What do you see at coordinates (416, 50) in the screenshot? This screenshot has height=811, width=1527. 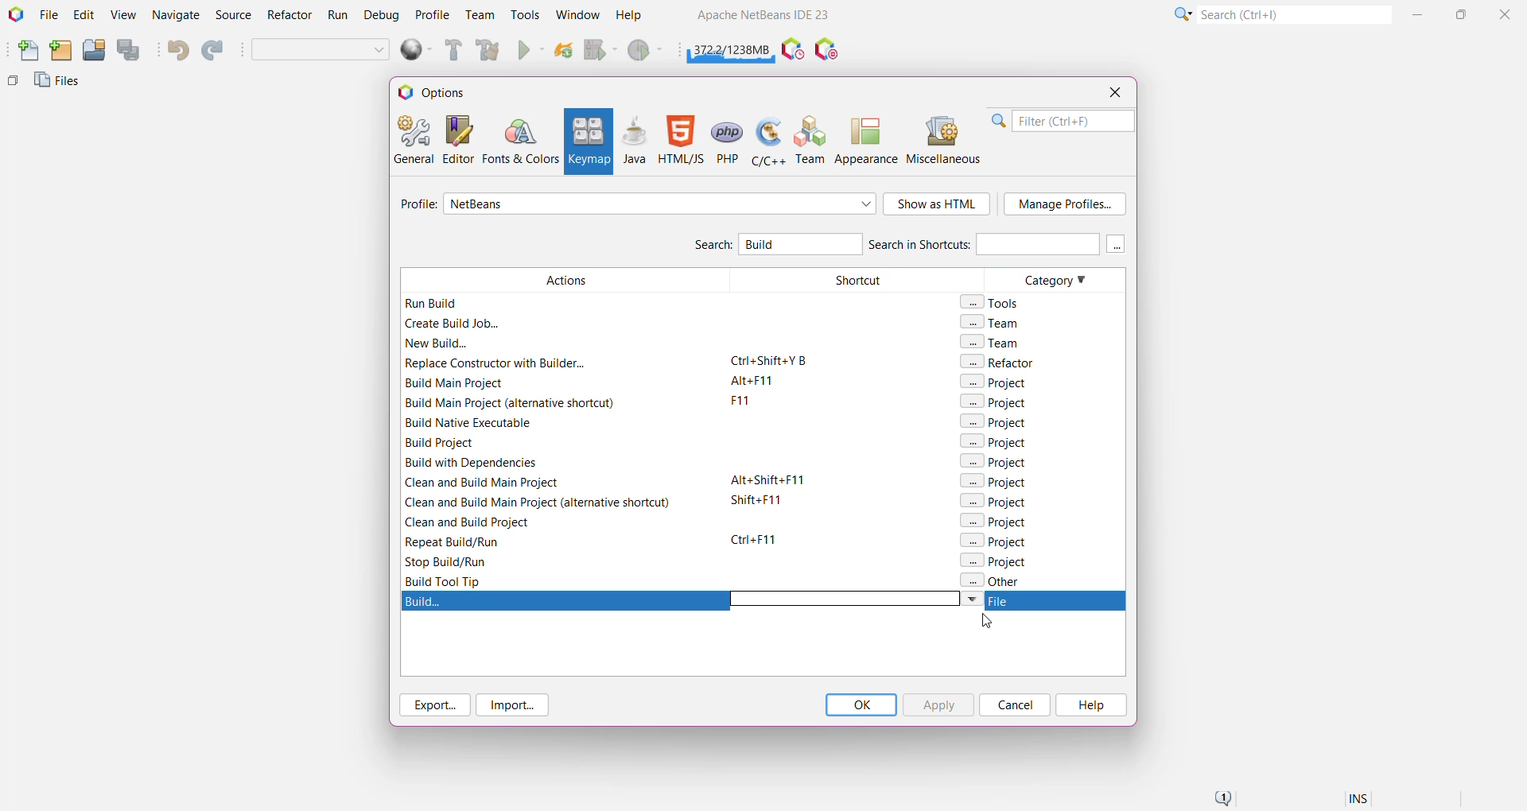 I see `` at bounding box center [416, 50].